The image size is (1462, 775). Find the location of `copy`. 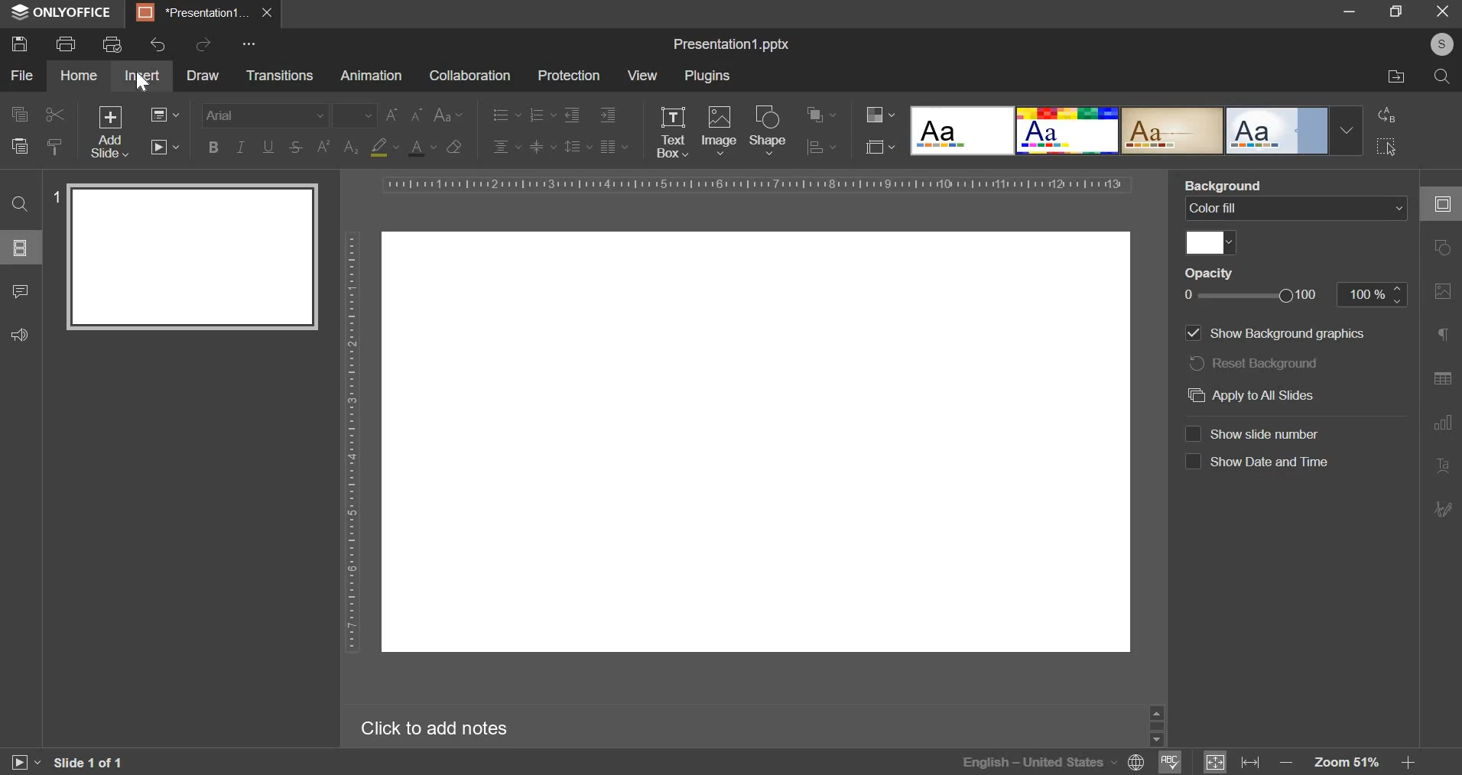

copy is located at coordinates (18, 115).